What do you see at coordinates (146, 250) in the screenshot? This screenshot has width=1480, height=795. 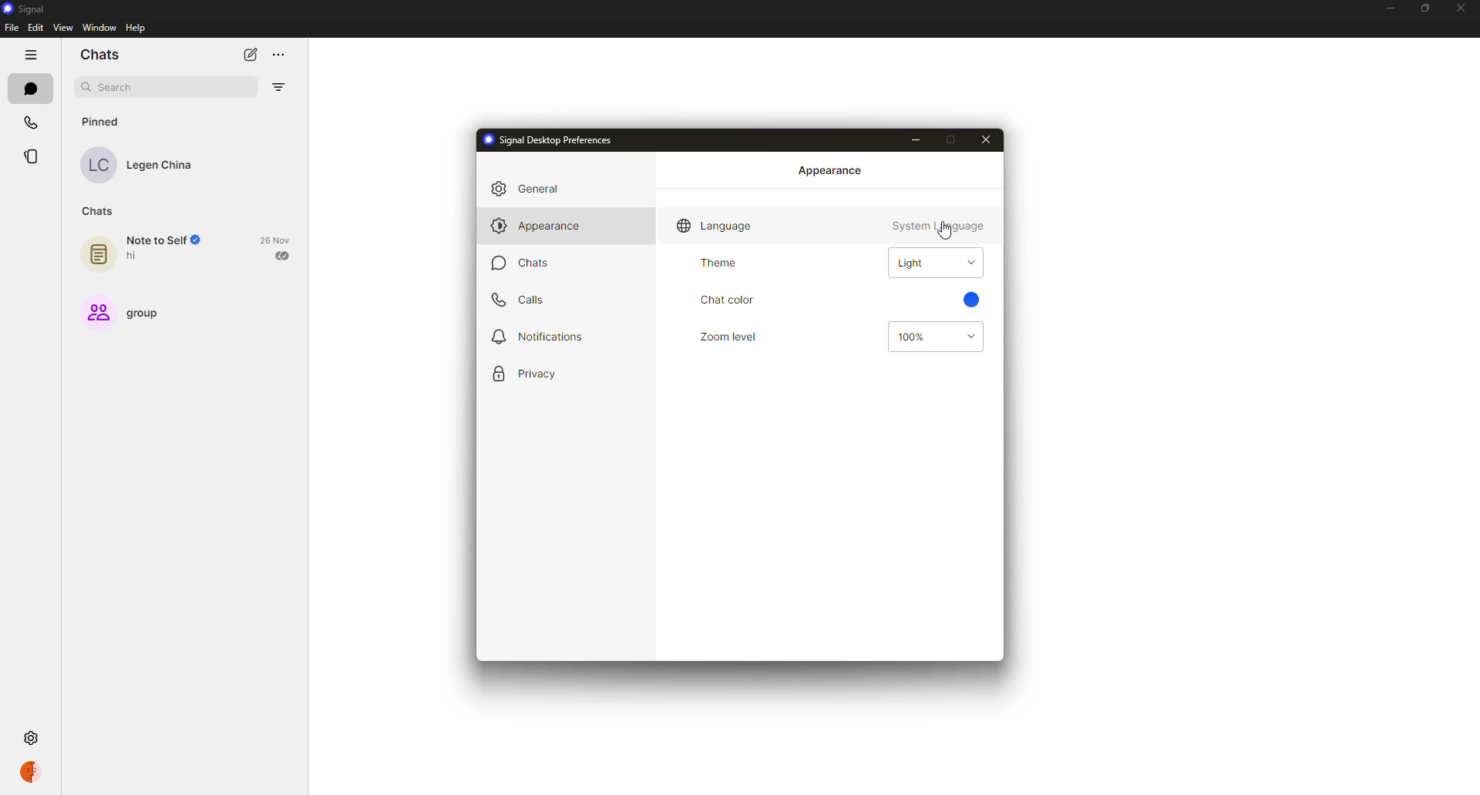 I see `note to self` at bounding box center [146, 250].